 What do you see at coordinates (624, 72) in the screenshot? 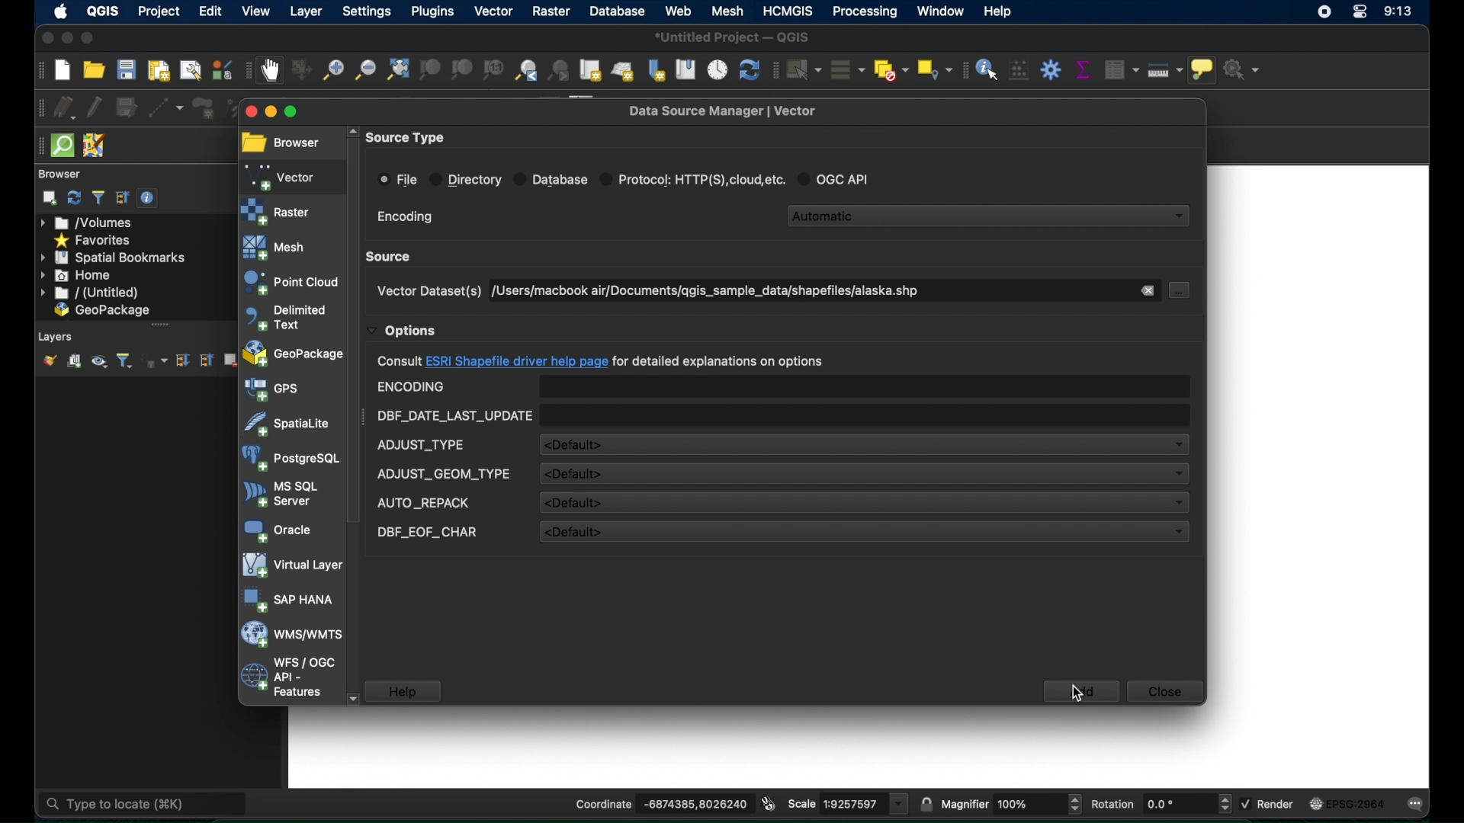
I see `new 3d map view` at bounding box center [624, 72].